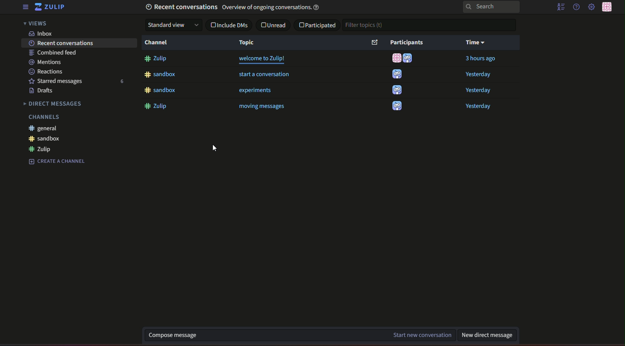 The width and height of the screenshot is (625, 346). What do you see at coordinates (157, 59) in the screenshot?
I see `#zulip` at bounding box center [157, 59].